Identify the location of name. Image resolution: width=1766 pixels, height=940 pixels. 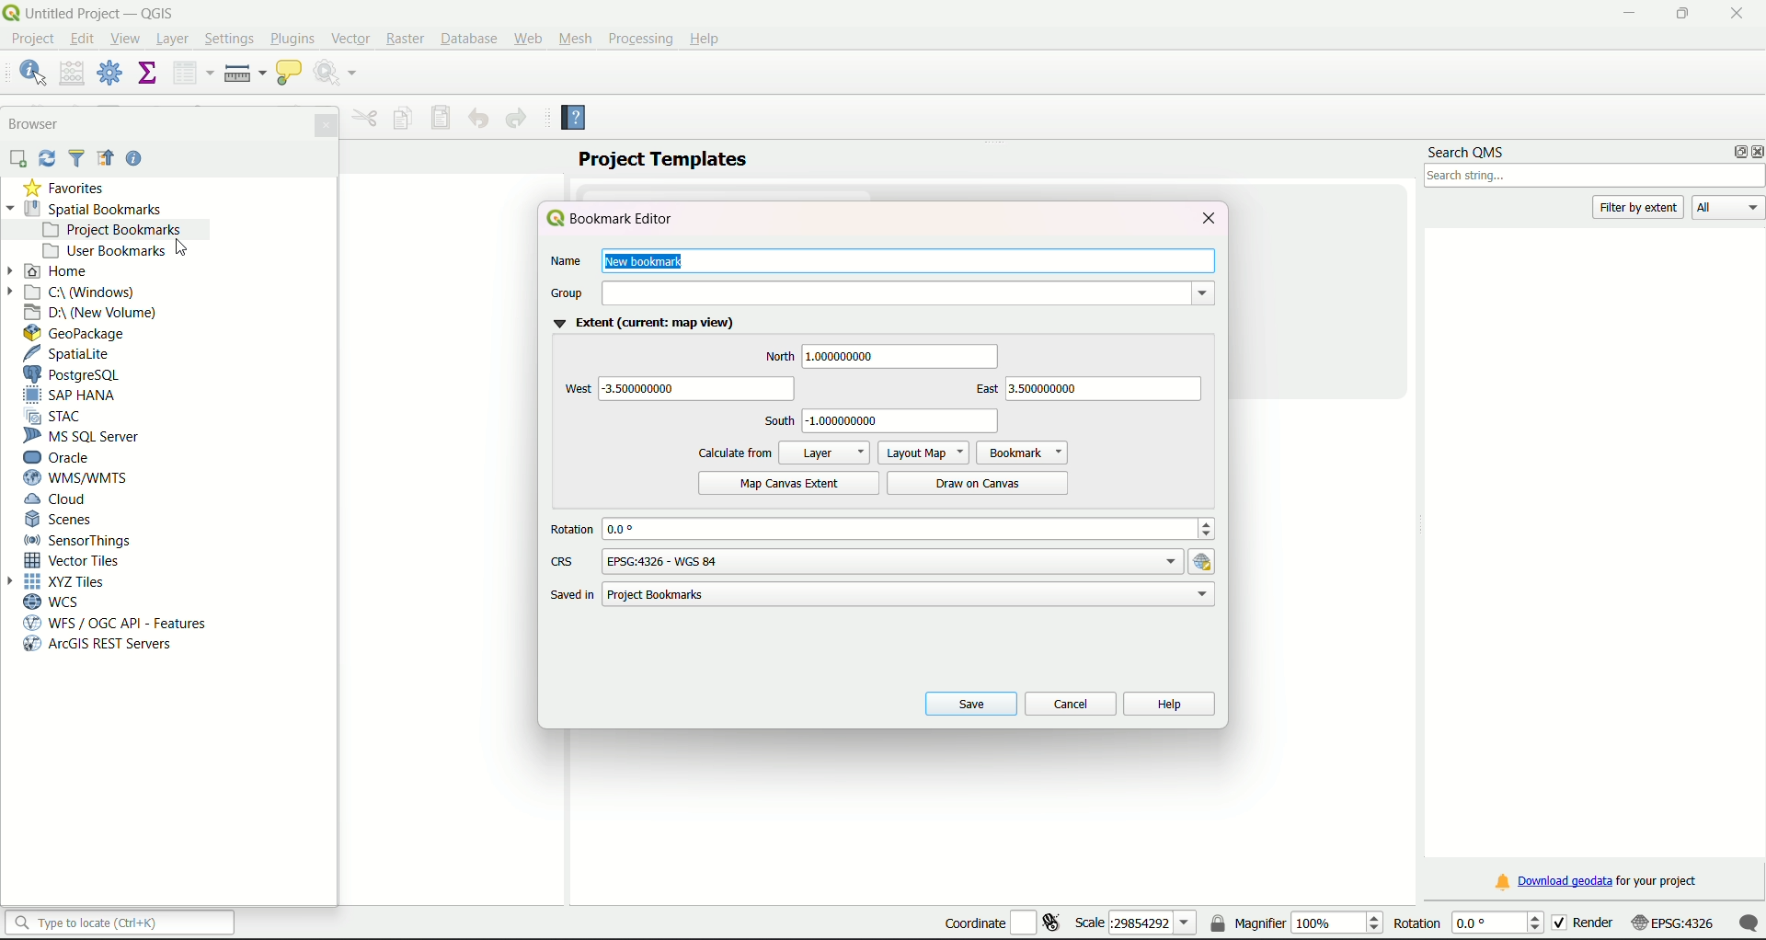
(782, 262).